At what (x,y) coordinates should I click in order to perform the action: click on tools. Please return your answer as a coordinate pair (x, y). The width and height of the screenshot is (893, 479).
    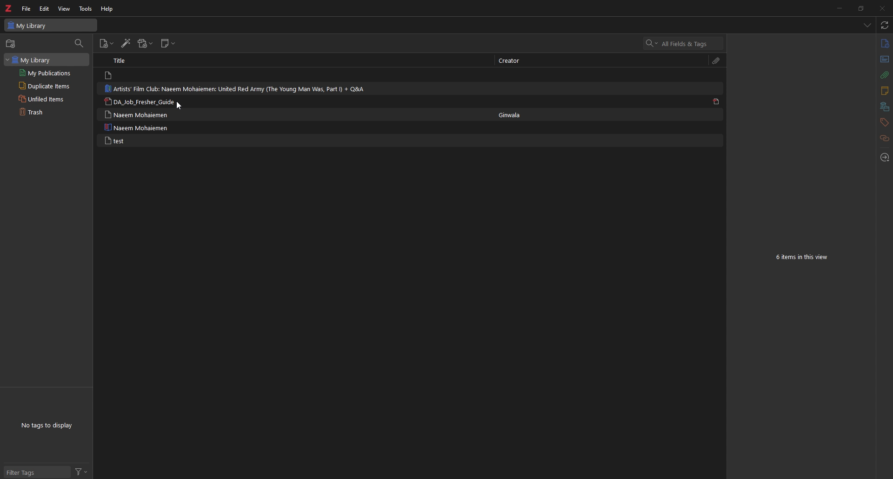
    Looking at the image, I should click on (86, 9).